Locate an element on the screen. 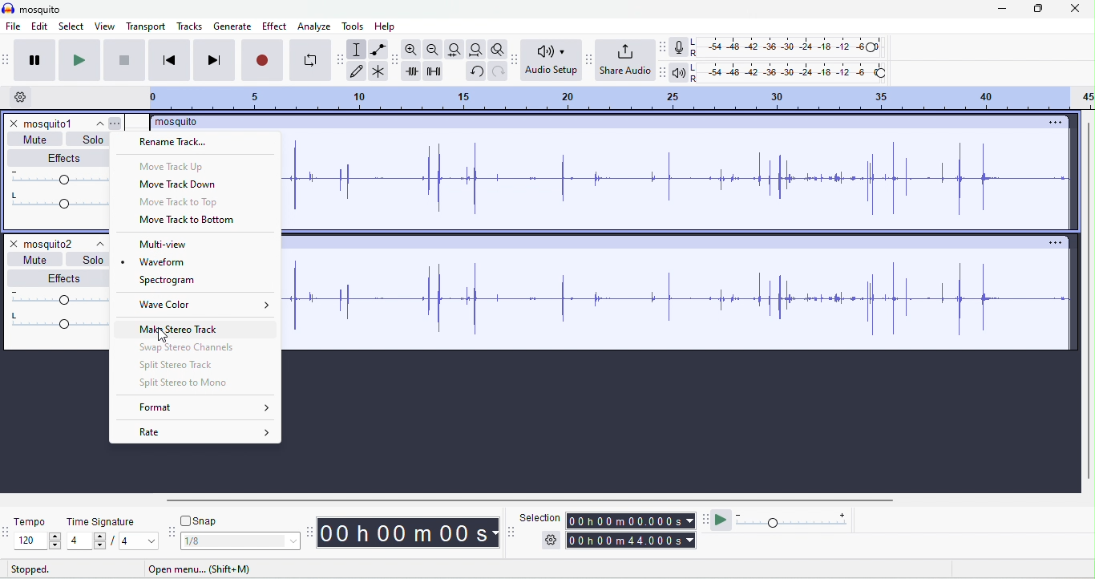 The image size is (1095, 579). selection time is located at coordinates (632, 520).